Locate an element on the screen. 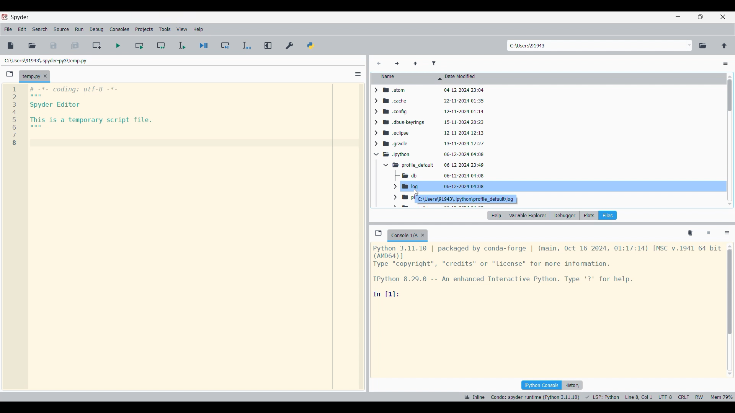  New file is located at coordinates (11, 46).